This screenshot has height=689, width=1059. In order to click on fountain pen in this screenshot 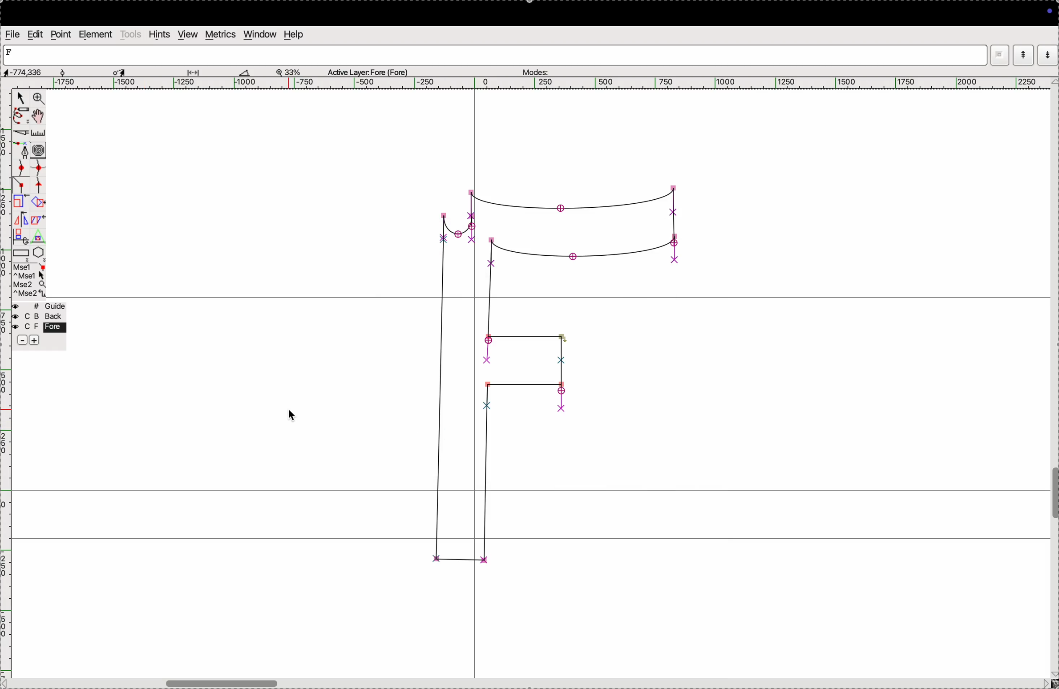, I will do `click(25, 151)`.